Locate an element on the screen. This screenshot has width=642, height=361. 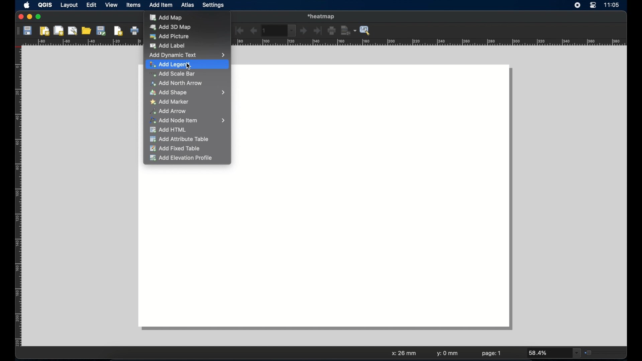
blank layout is located at coordinates (373, 116).